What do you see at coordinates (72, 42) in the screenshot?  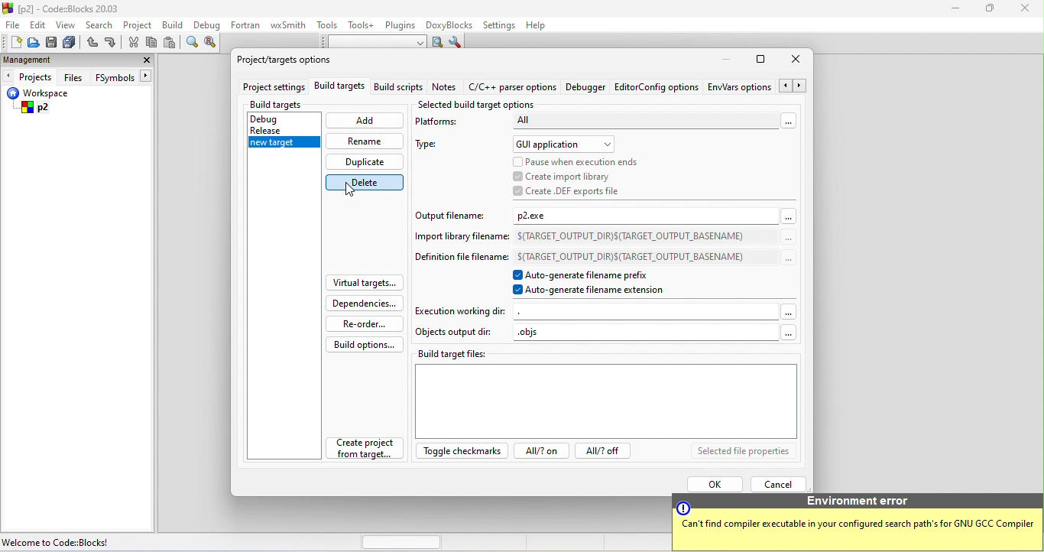 I see `save everything` at bounding box center [72, 42].